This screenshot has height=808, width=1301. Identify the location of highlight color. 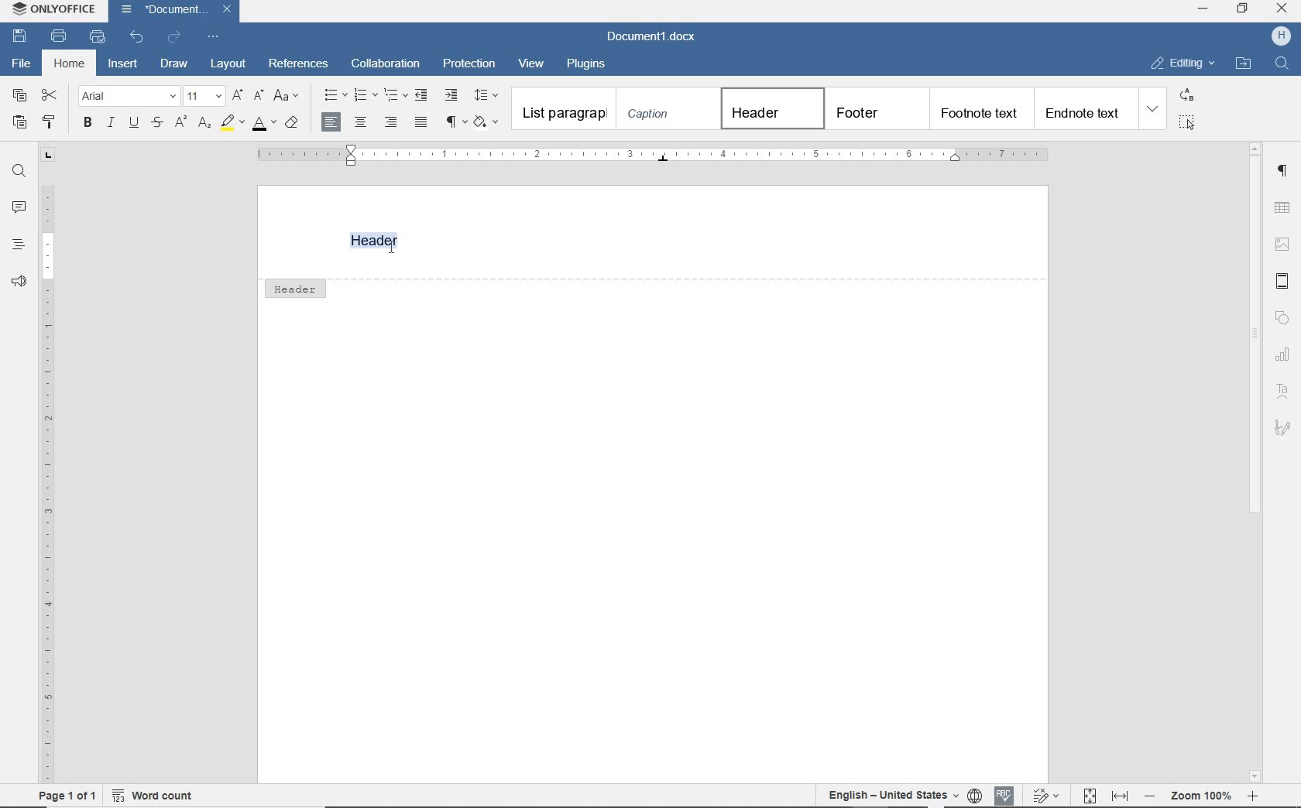
(232, 124).